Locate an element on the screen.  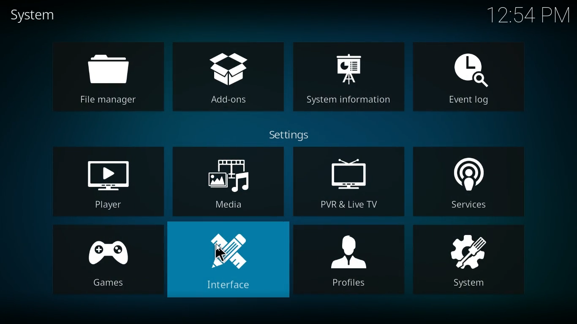
system information is located at coordinates (350, 78).